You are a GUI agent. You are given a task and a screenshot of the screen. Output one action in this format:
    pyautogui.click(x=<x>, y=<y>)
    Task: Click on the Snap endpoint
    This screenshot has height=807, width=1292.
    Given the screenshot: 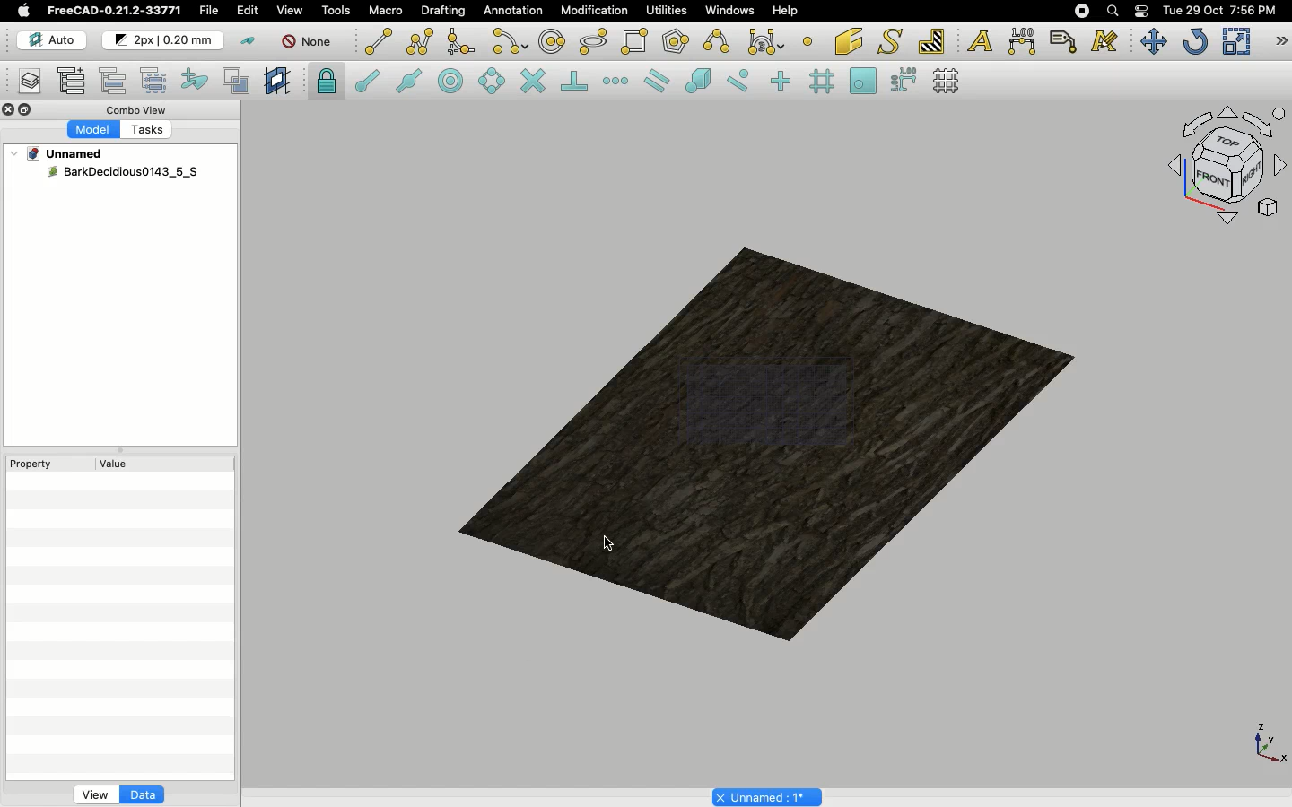 What is the action you would take?
    pyautogui.click(x=368, y=83)
    